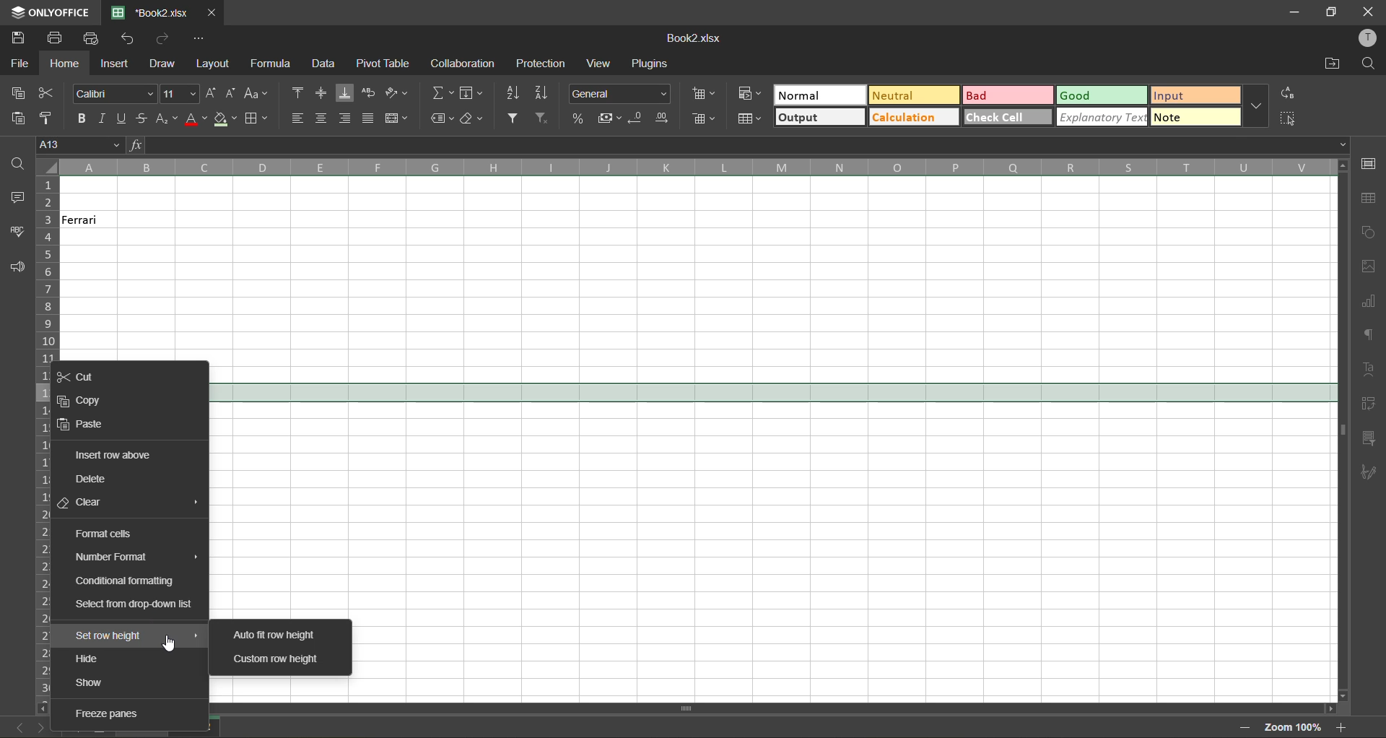  Describe the element at coordinates (272, 63) in the screenshot. I see `formula` at that location.